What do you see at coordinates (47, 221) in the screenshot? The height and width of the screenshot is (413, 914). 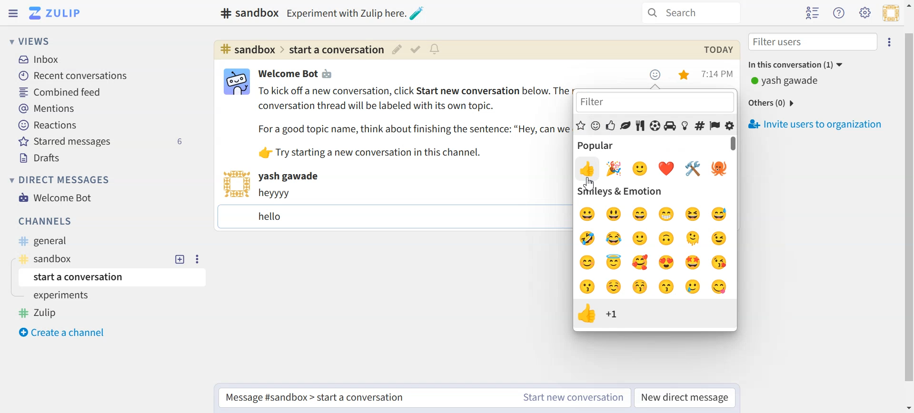 I see `Channels` at bounding box center [47, 221].